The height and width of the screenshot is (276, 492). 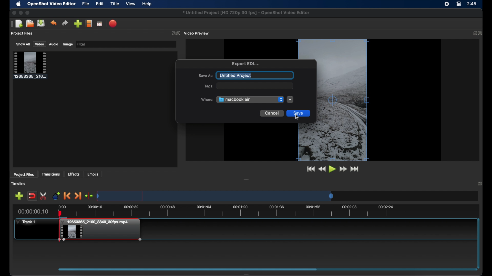 What do you see at coordinates (18, 4) in the screenshot?
I see `apple icon` at bounding box center [18, 4].